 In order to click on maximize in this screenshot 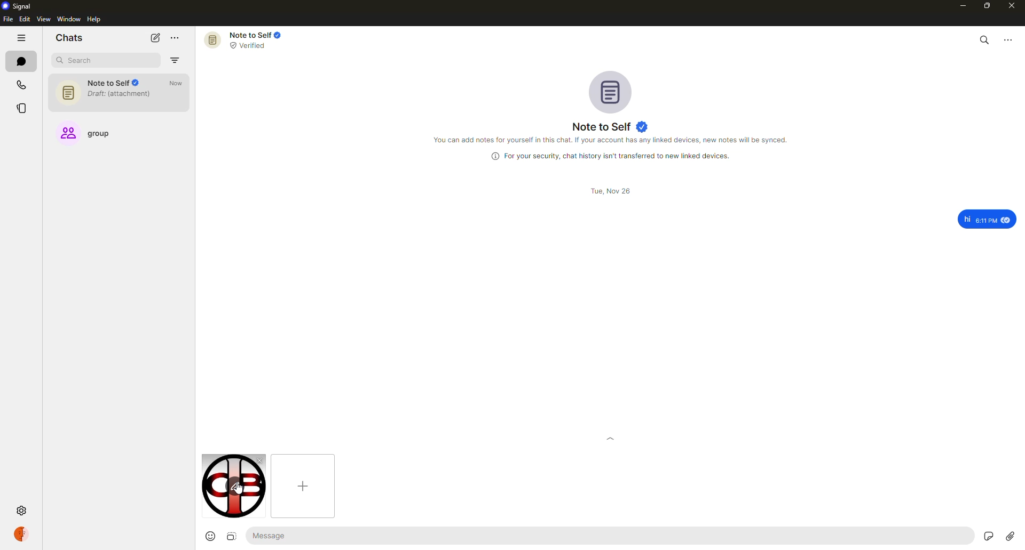, I will do `click(985, 8)`.